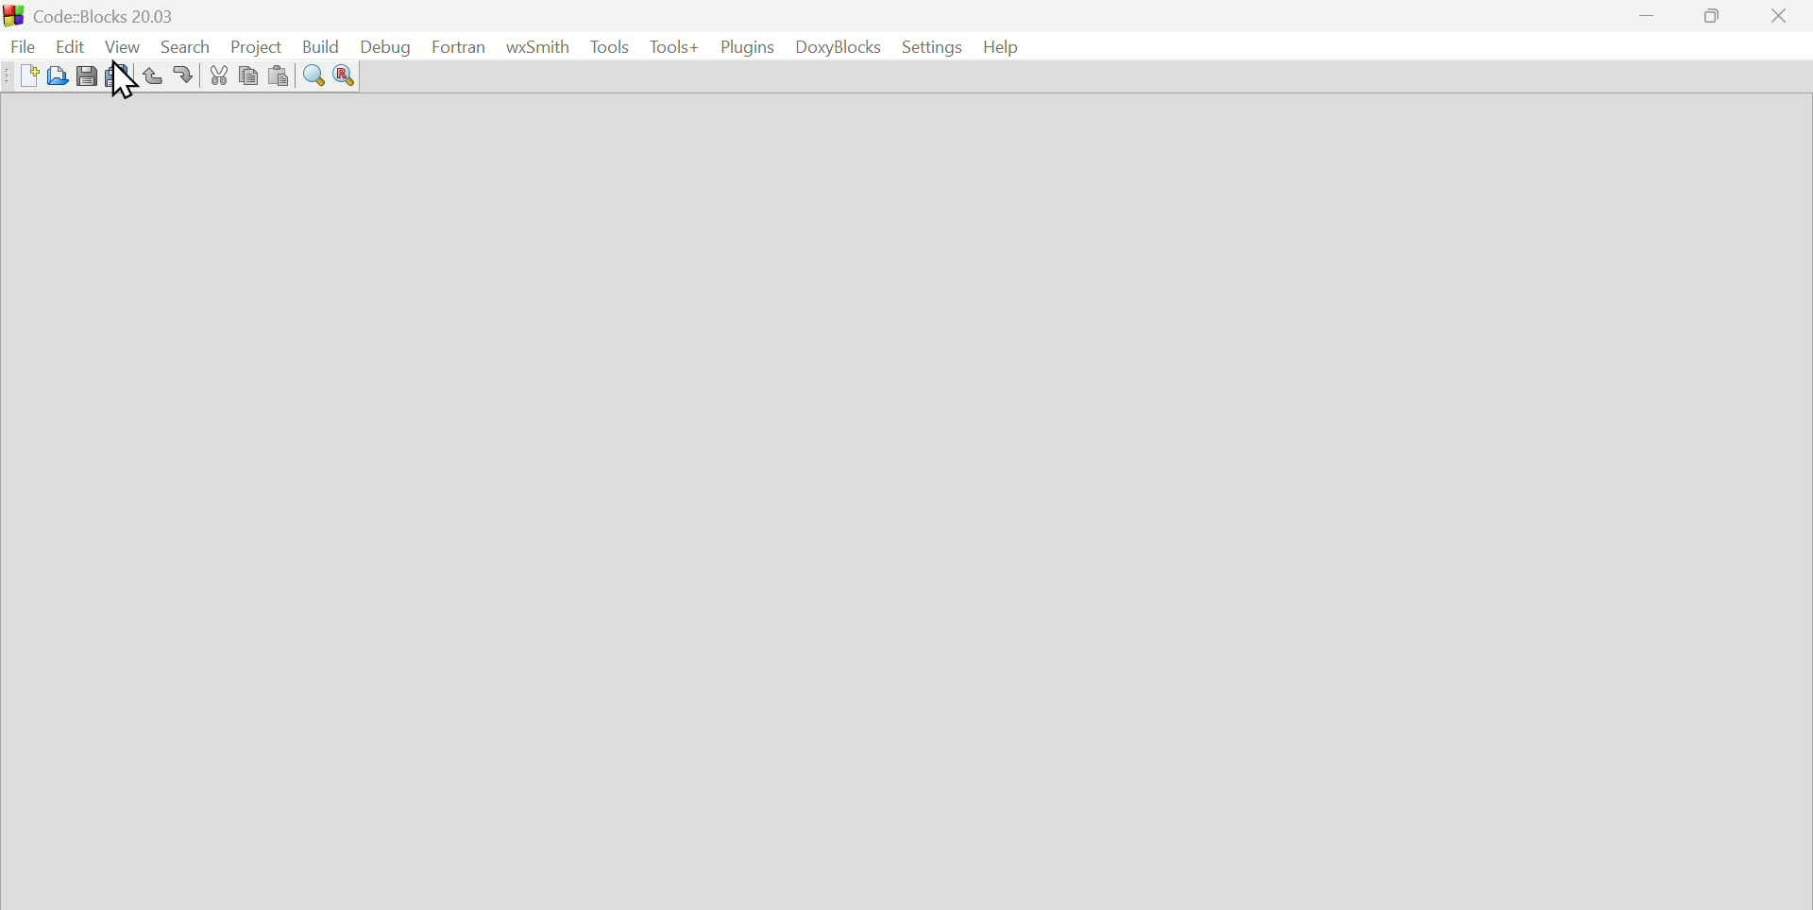  What do you see at coordinates (1649, 18) in the screenshot?
I see `minimize` at bounding box center [1649, 18].